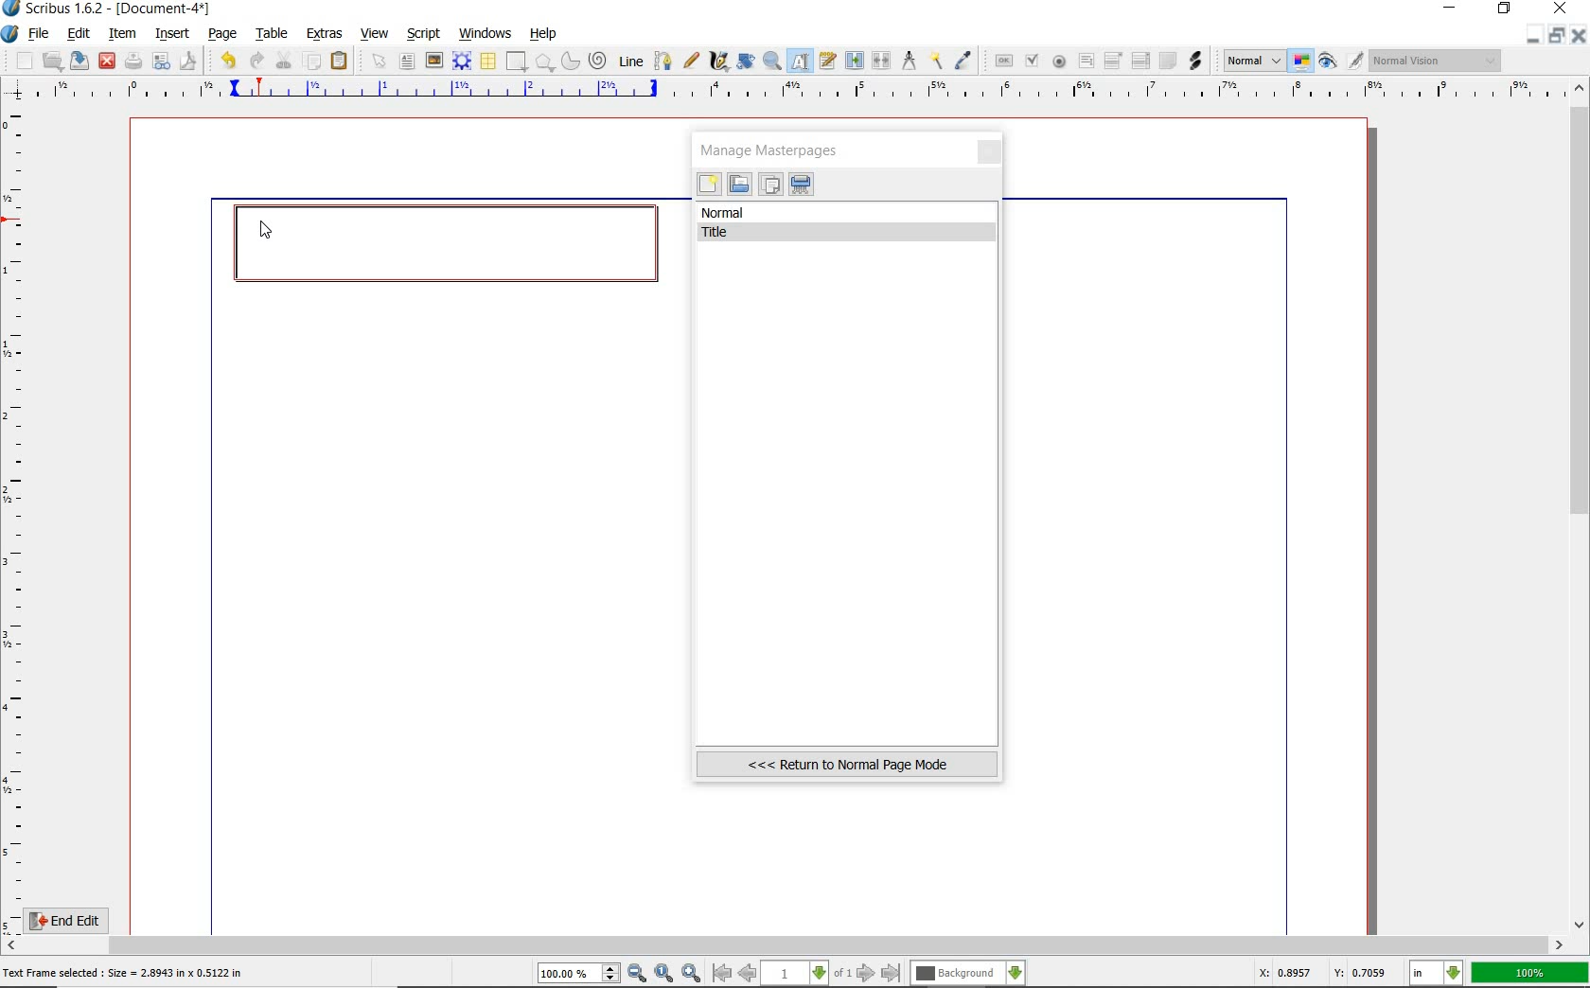 The width and height of the screenshot is (1590, 988). Describe the element at coordinates (892, 973) in the screenshot. I see `go to last page` at that location.